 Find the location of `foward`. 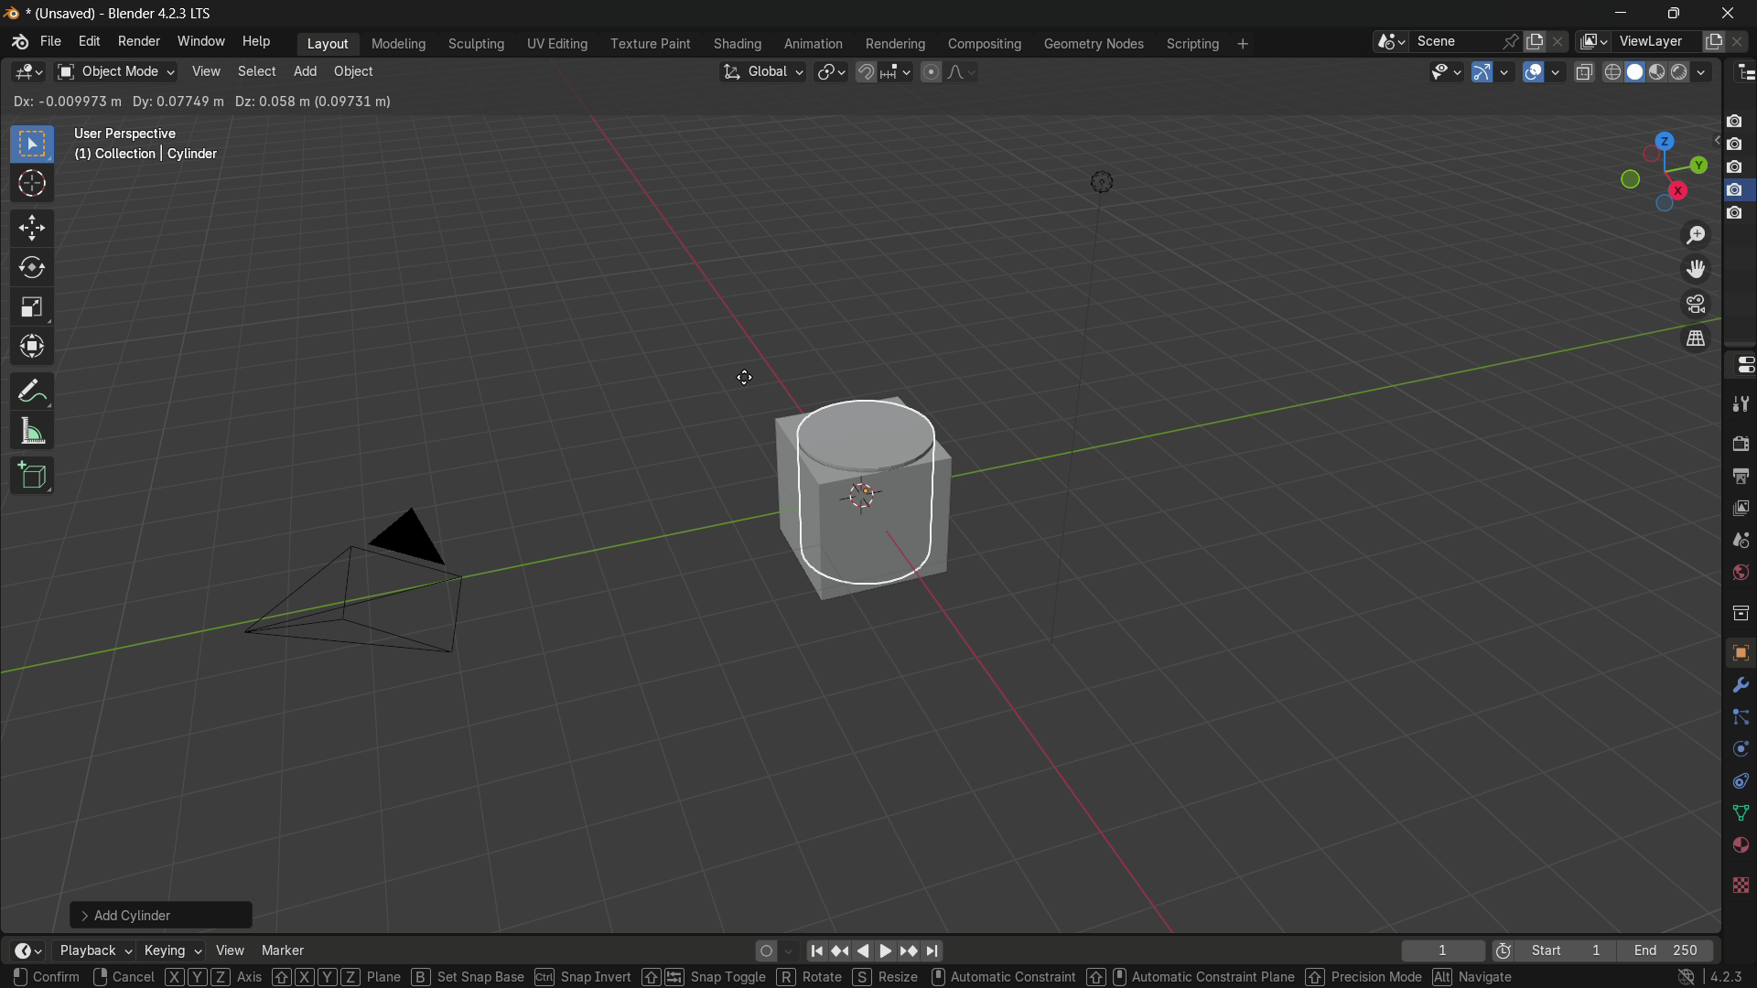

foward is located at coordinates (886, 950).